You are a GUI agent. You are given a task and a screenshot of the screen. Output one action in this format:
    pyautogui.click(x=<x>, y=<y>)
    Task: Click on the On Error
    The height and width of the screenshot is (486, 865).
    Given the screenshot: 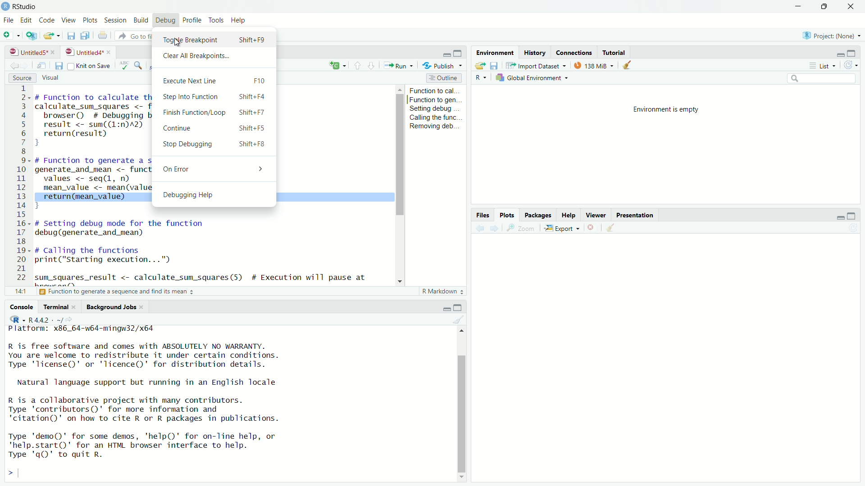 What is the action you would take?
    pyautogui.click(x=216, y=168)
    